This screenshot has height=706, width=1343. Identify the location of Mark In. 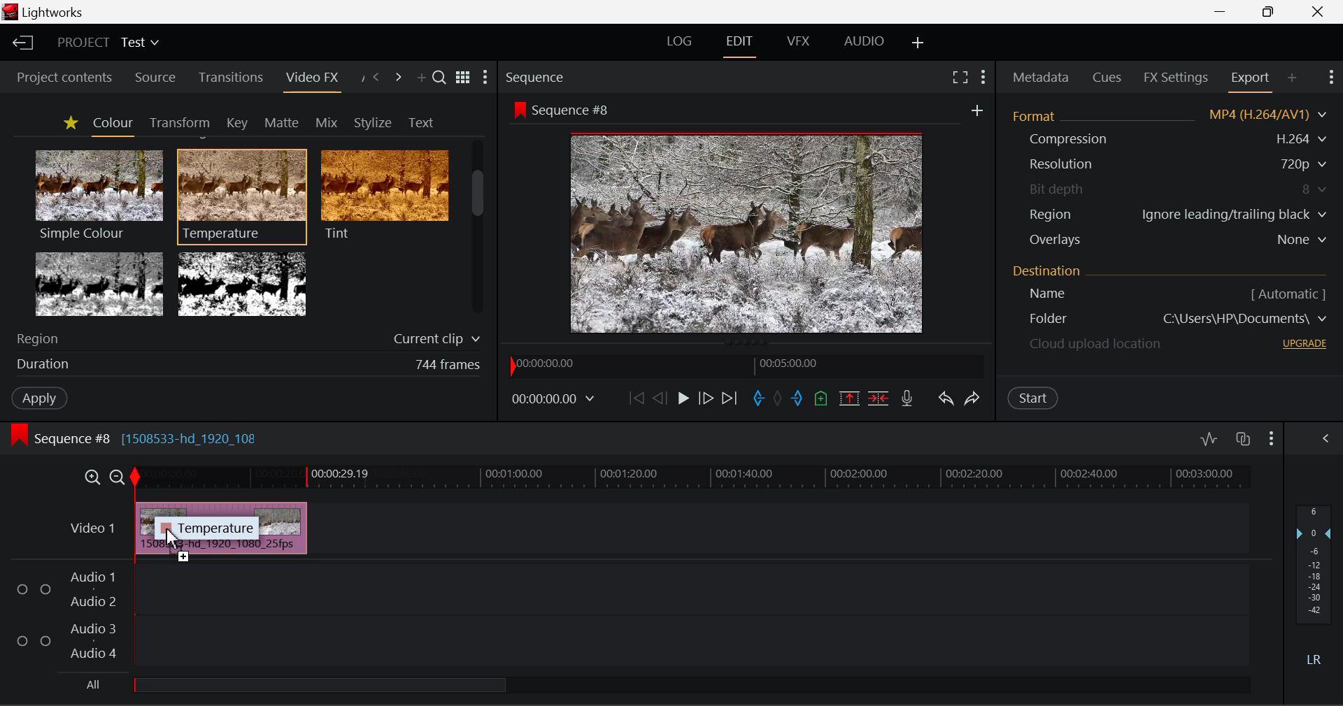
(757, 399).